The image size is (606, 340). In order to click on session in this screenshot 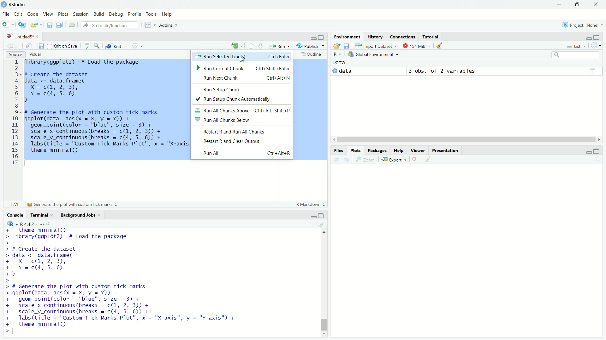, I will do `click(81, 14)`.